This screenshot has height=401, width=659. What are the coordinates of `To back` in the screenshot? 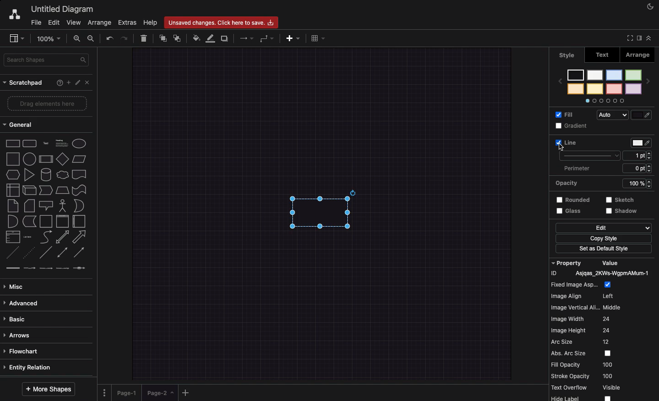 It's located at (179, 38).